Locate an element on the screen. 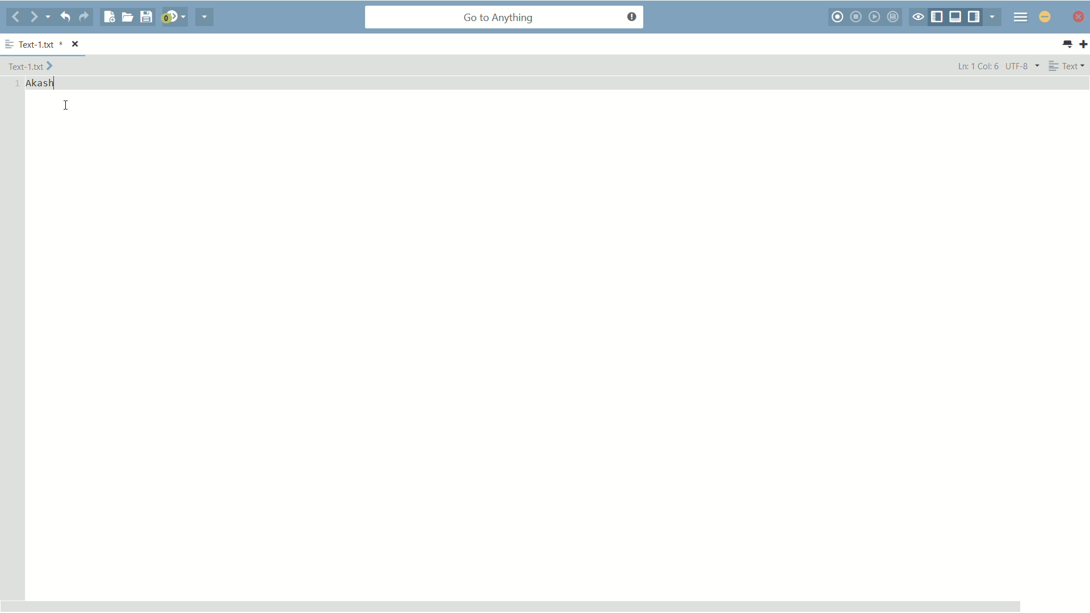  open a file is located at coordinates (127, 18).